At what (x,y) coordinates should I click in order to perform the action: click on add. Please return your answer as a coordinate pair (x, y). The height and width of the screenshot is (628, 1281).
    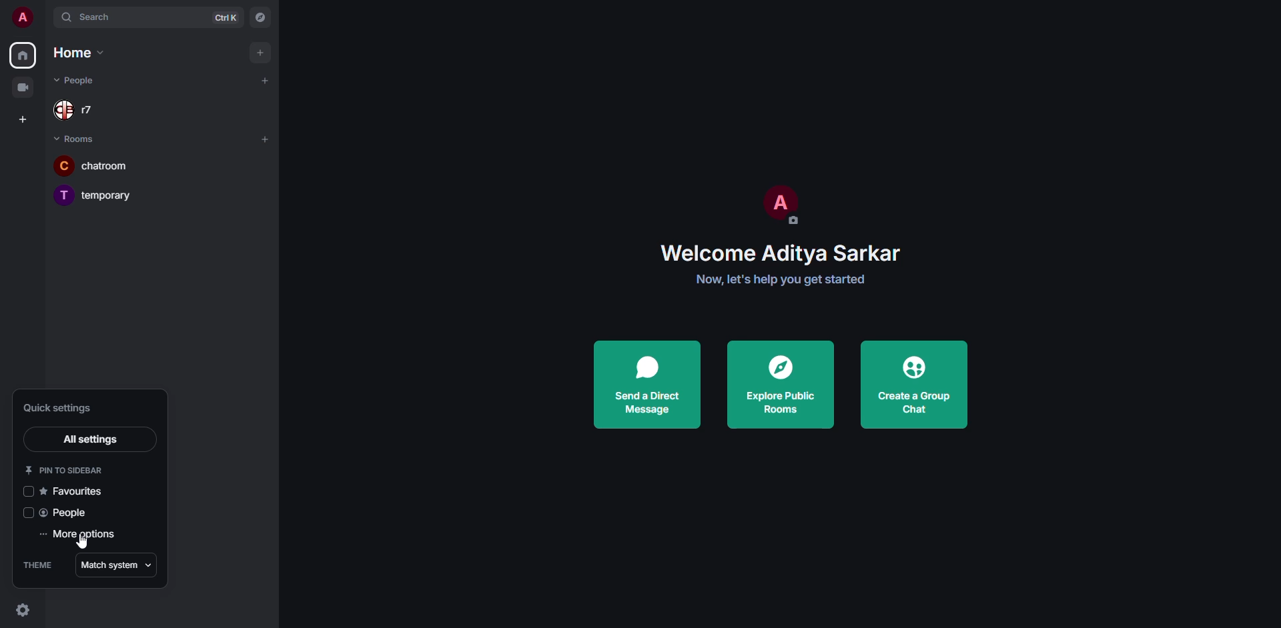
    Looking at the image, I should click on (266, 138).